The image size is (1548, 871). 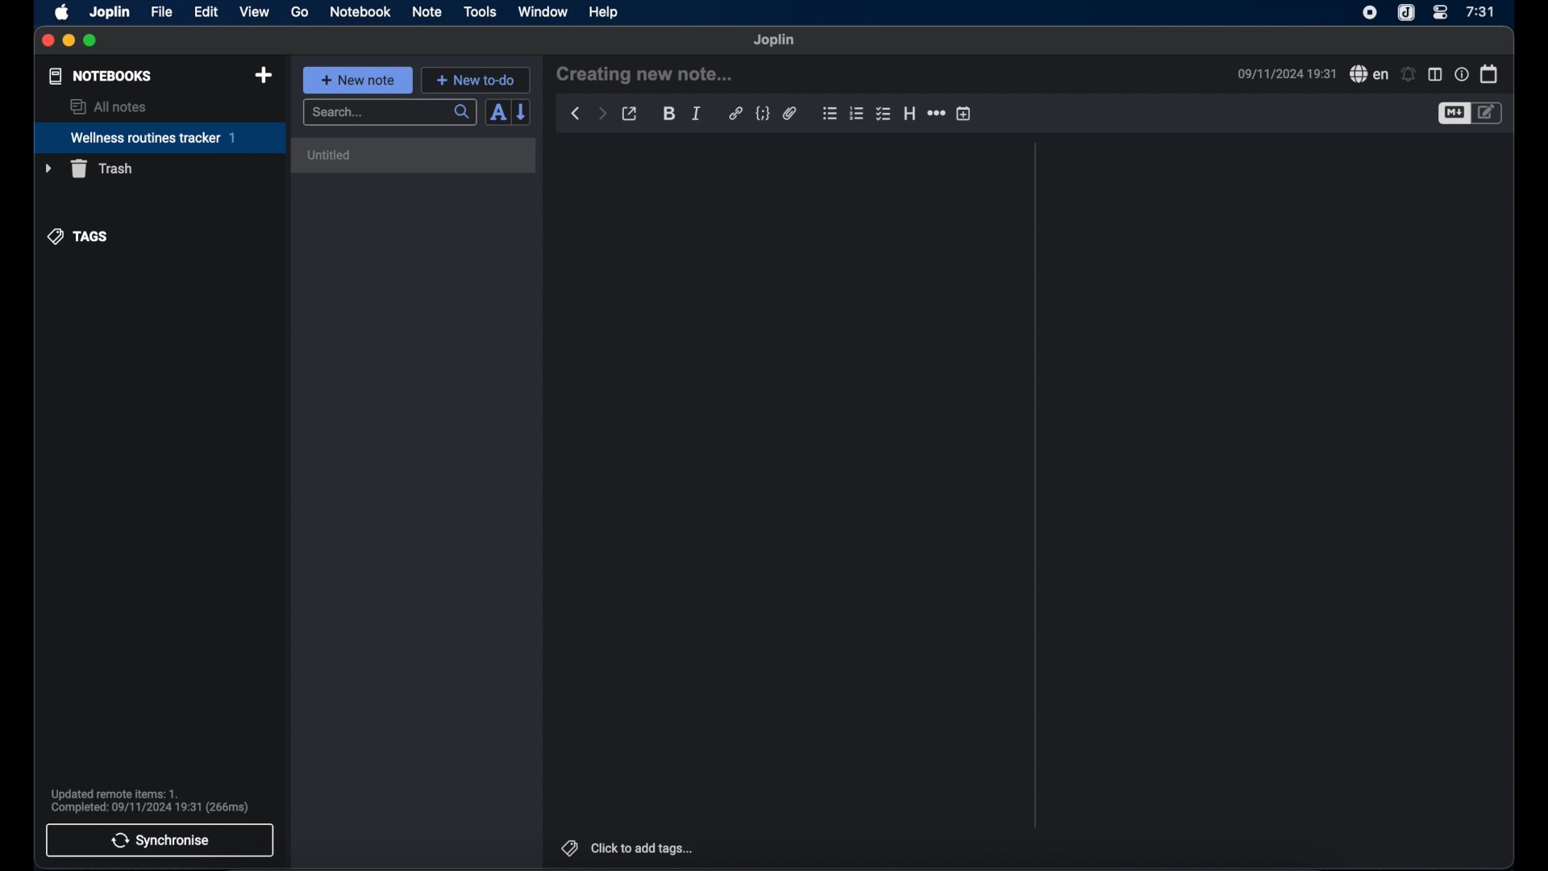 I want to click on close, so click(x=48, y=41).